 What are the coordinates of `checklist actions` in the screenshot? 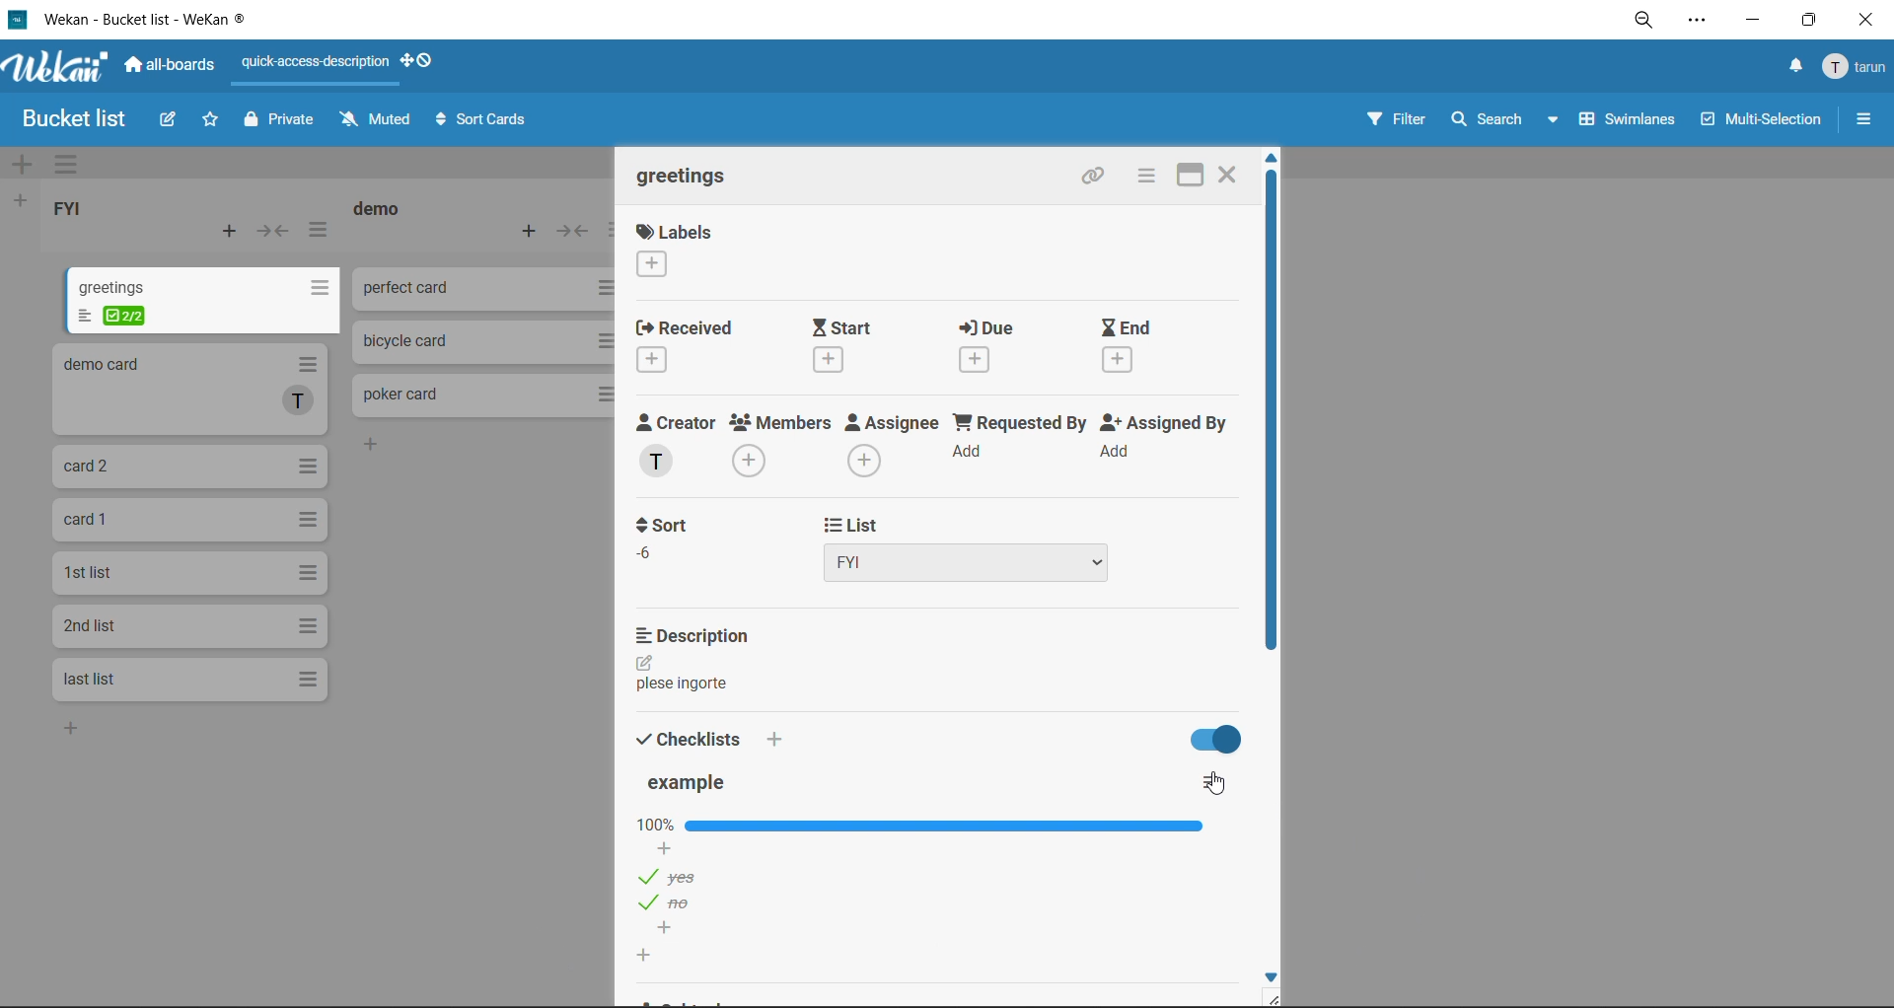 It's located at (1212, 782).